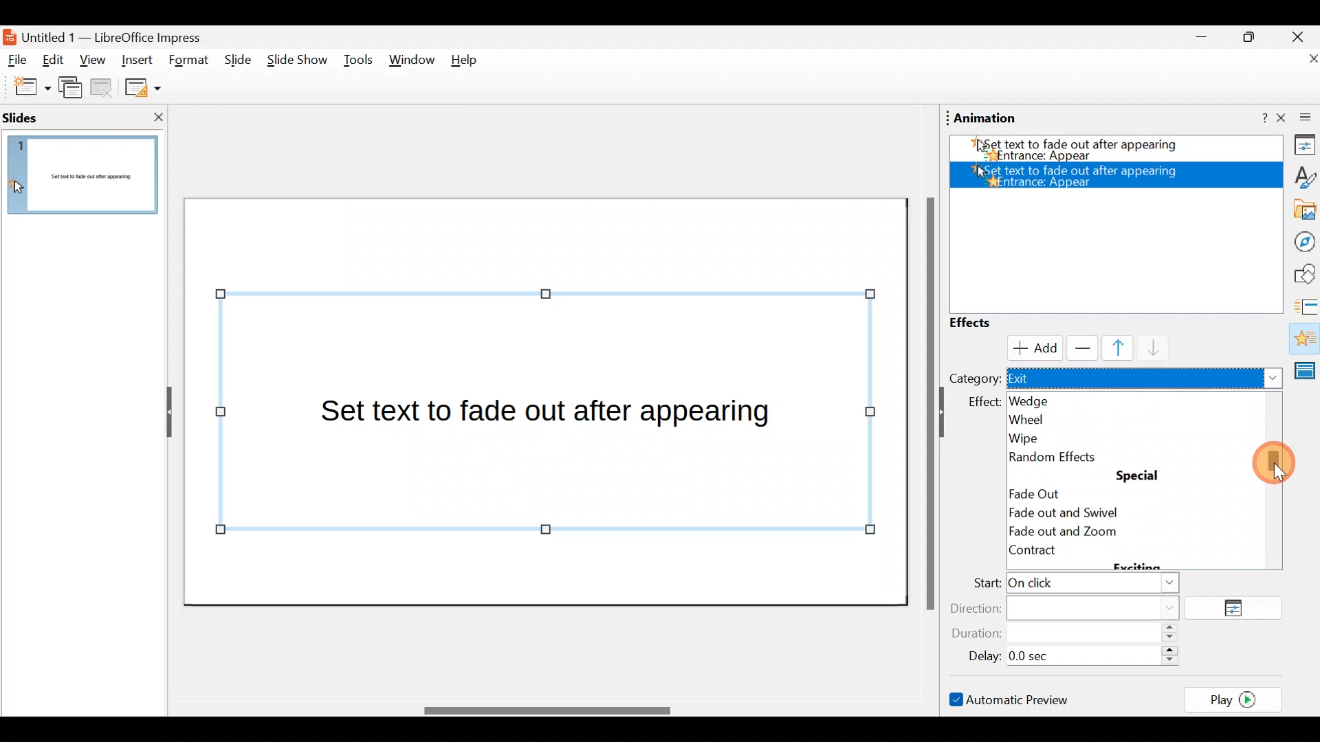 The height and width of the screenshot is (742, 1320). I want to click on Navigator, so click(1301, 240).